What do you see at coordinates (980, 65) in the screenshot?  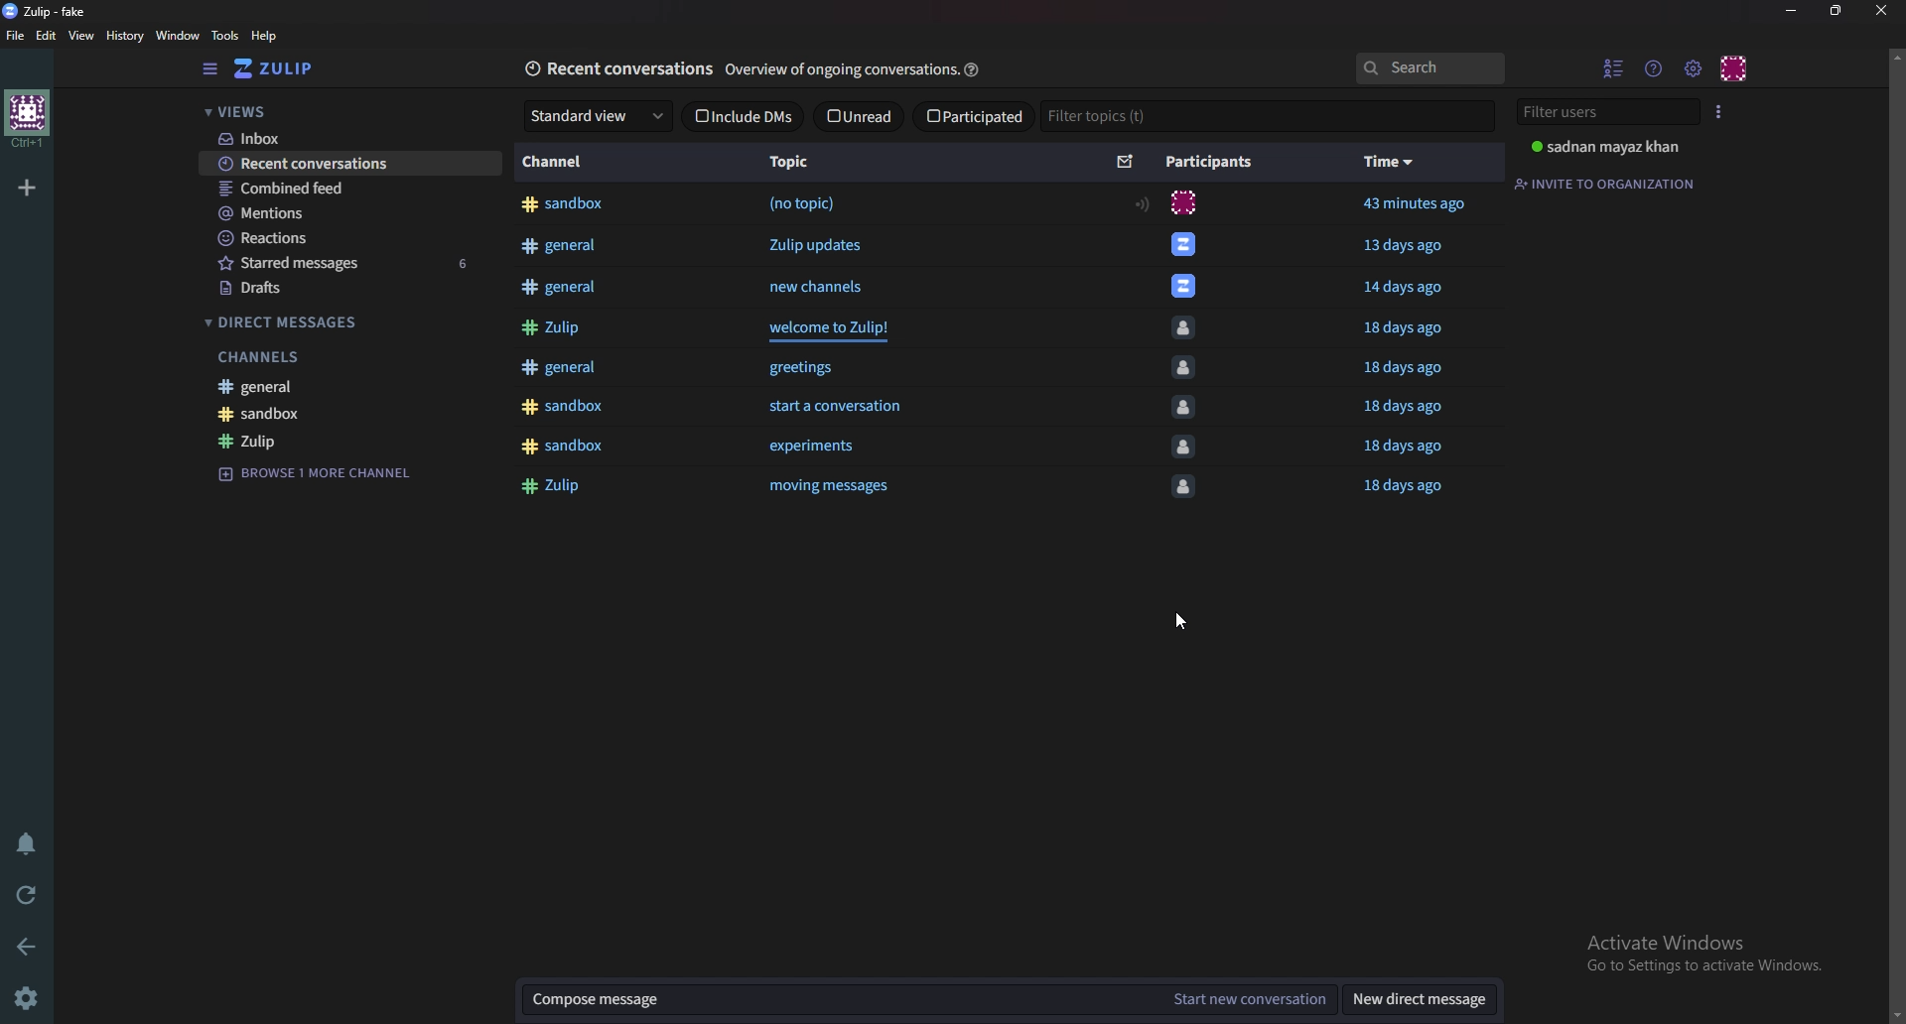 I see `help` at bounding box center [980, 65].